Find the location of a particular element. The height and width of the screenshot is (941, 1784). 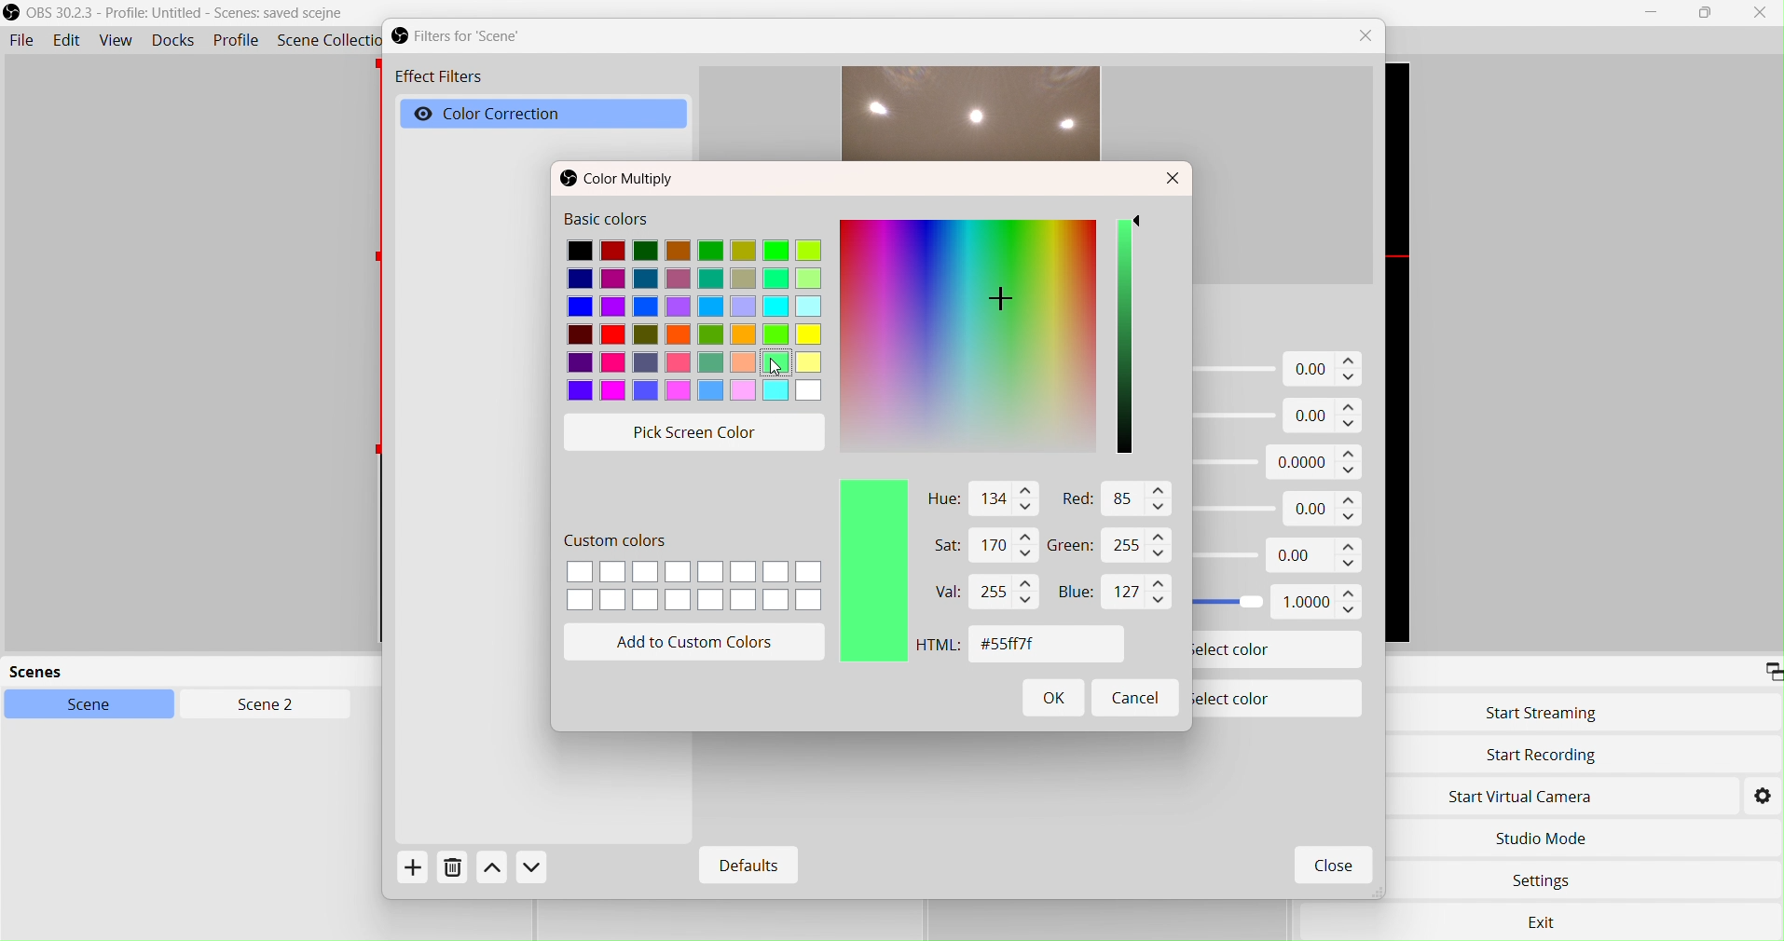

Effect Filters is located at coordinates (438, 79).